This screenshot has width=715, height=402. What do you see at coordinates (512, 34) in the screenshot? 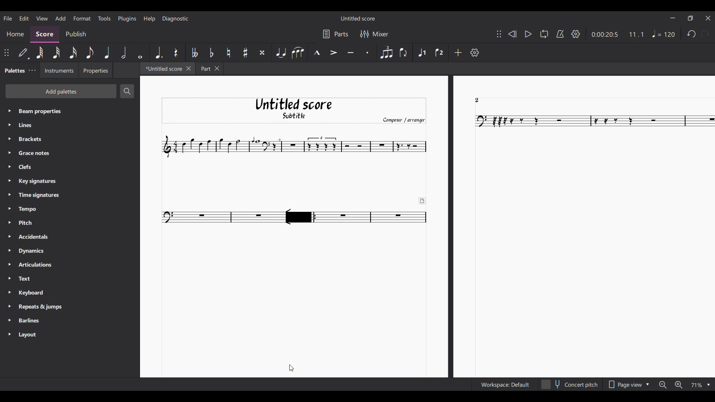
I see `Rewind` at bounding box center [512, 34].